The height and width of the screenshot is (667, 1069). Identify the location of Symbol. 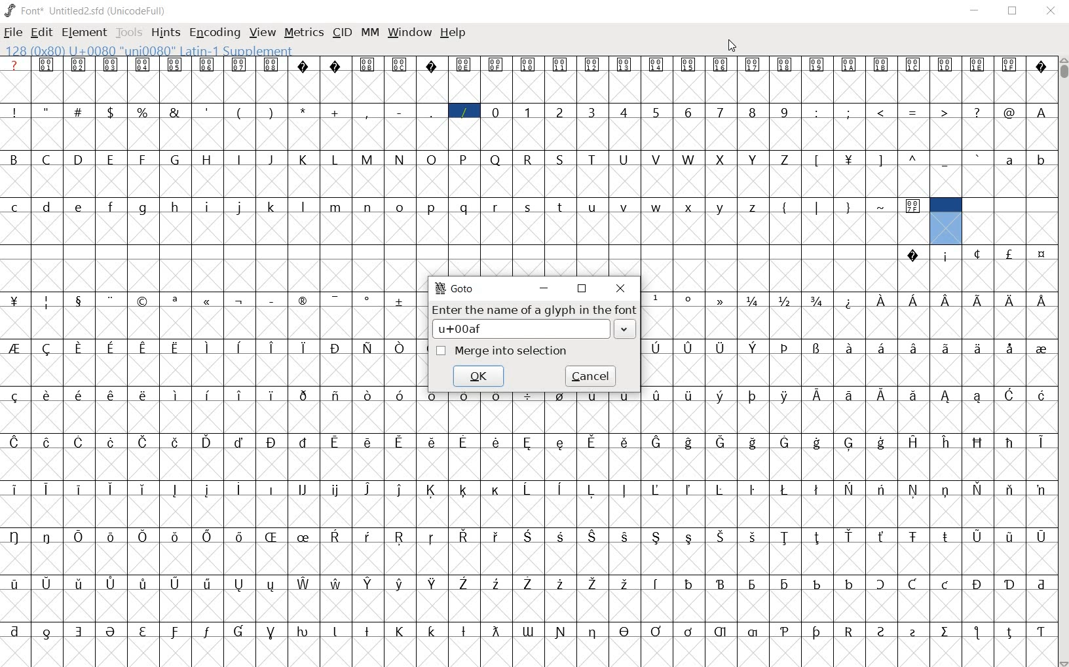
(209, 442).